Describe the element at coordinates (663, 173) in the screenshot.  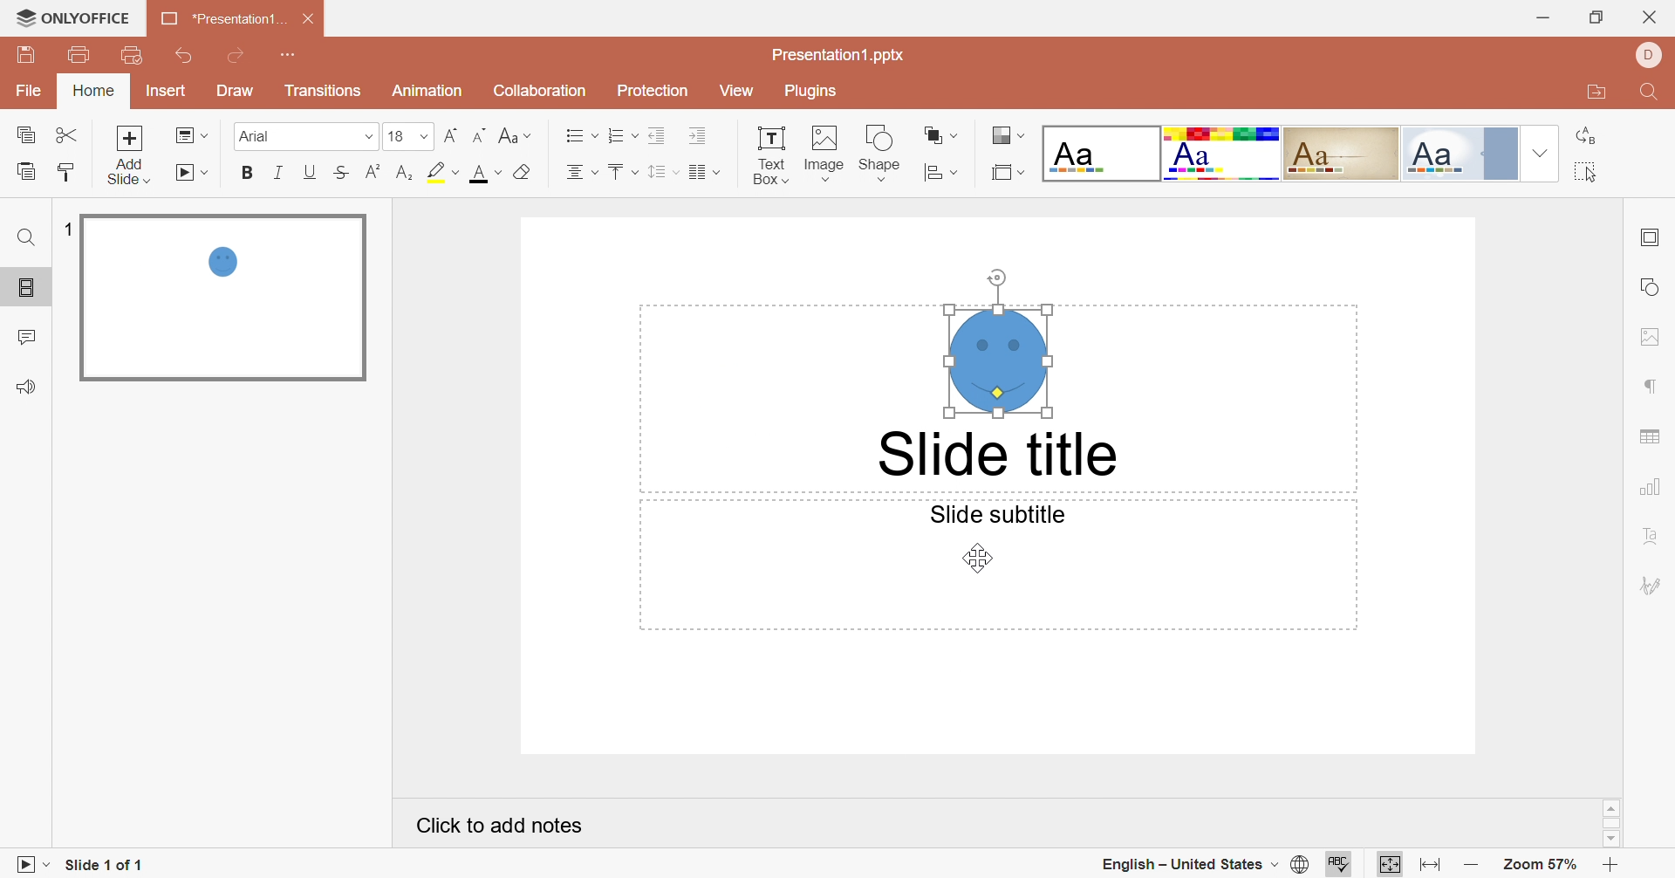
I see `Line spacing` at that location.